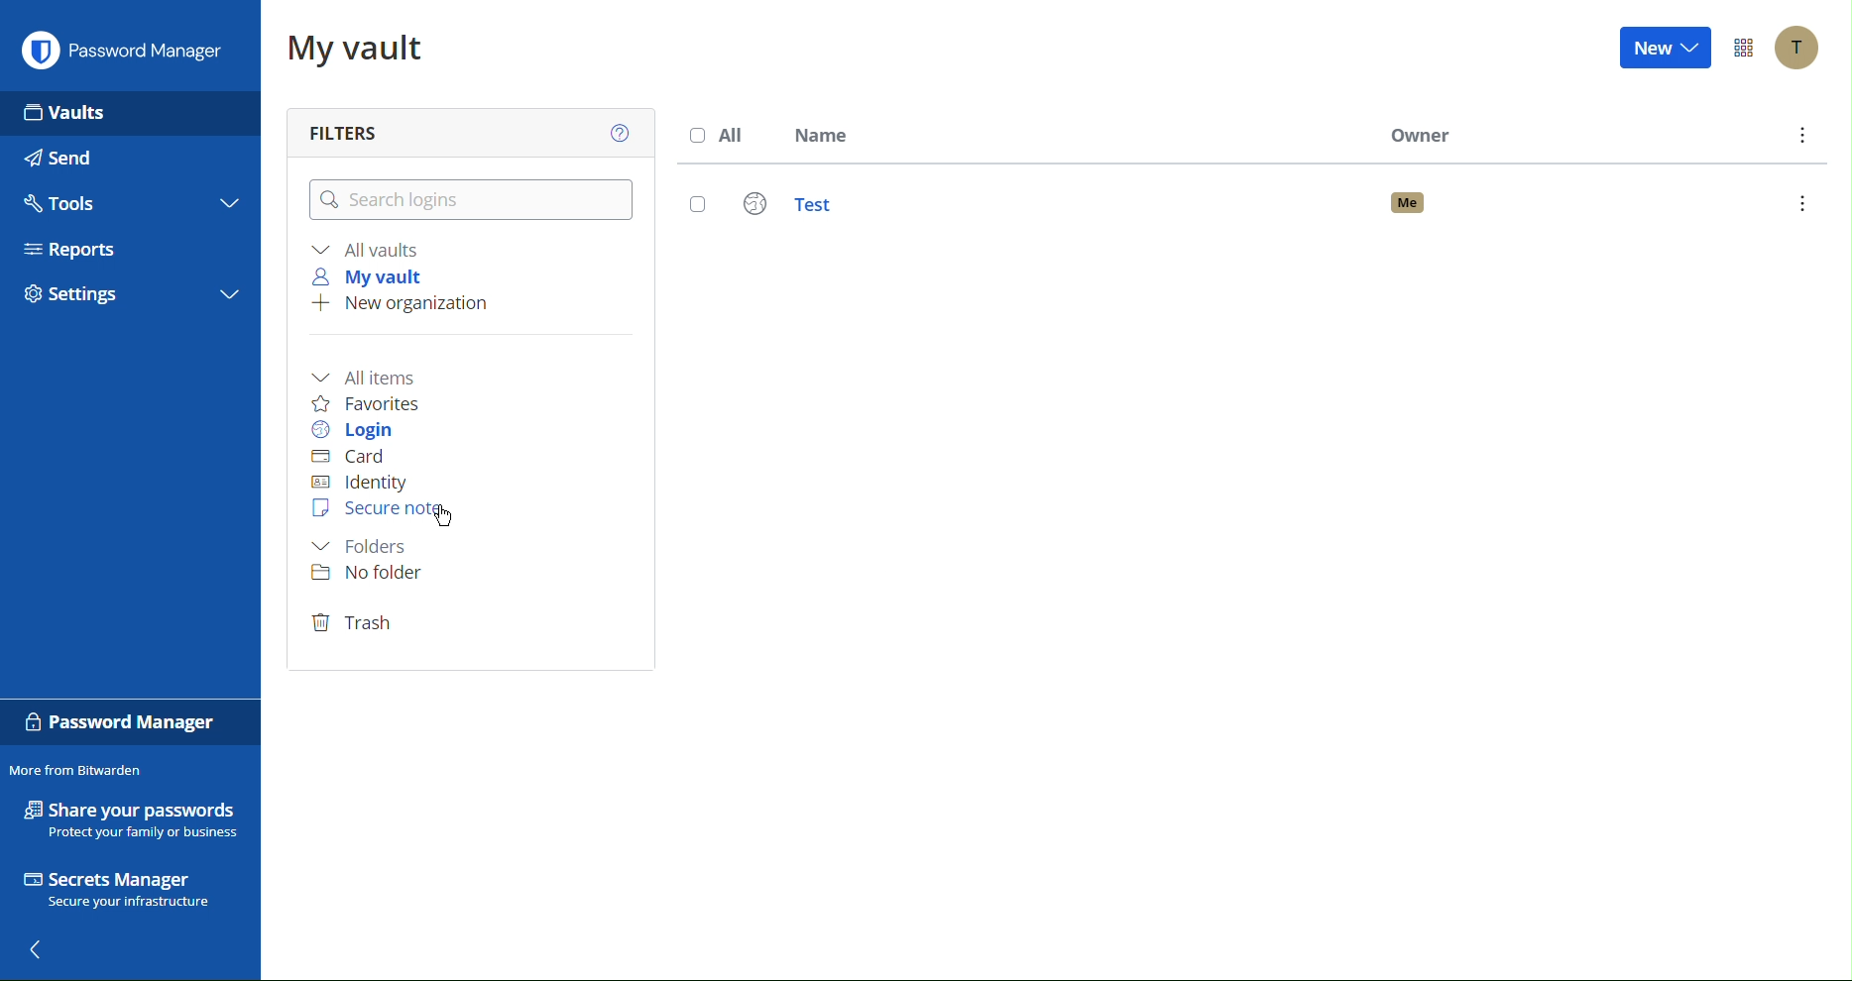 Image resolution: width=1852 pixels, height=981 pixels. I want to click on Identity, so click(377, 481).